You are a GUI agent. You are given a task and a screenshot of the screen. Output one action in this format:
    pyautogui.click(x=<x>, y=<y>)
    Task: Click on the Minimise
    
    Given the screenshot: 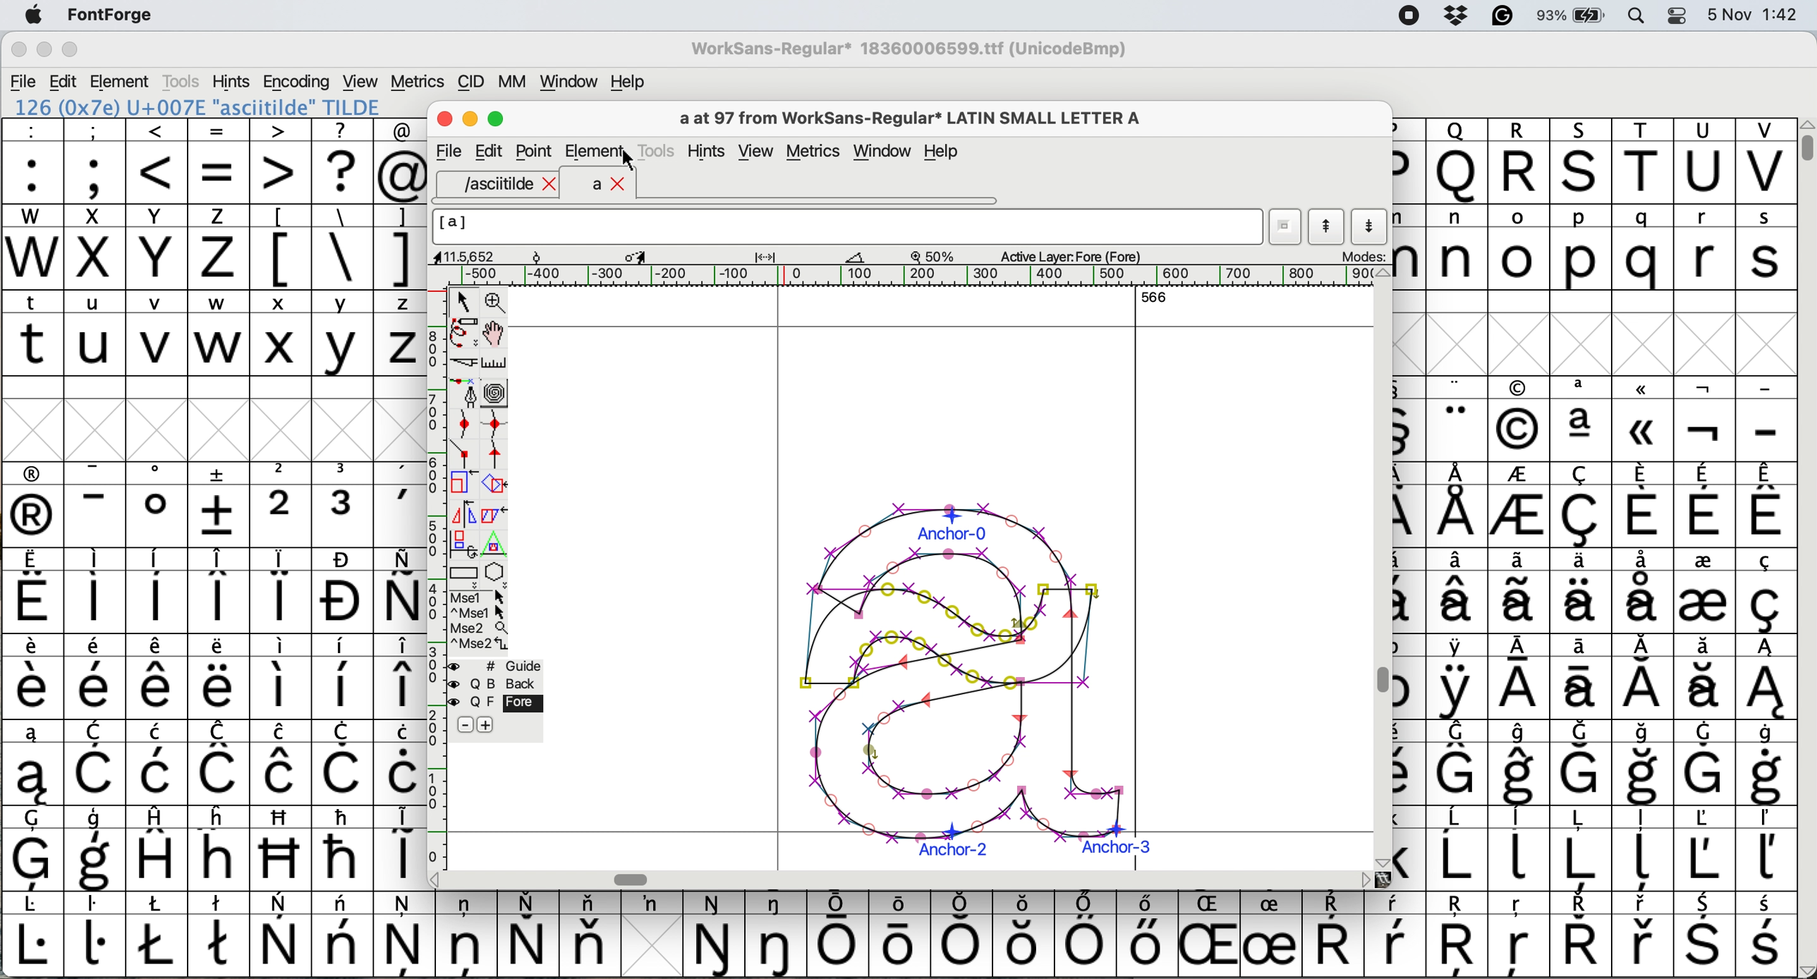 What is the action you would take?
    pyautogui.click(x=472, y=119)
    